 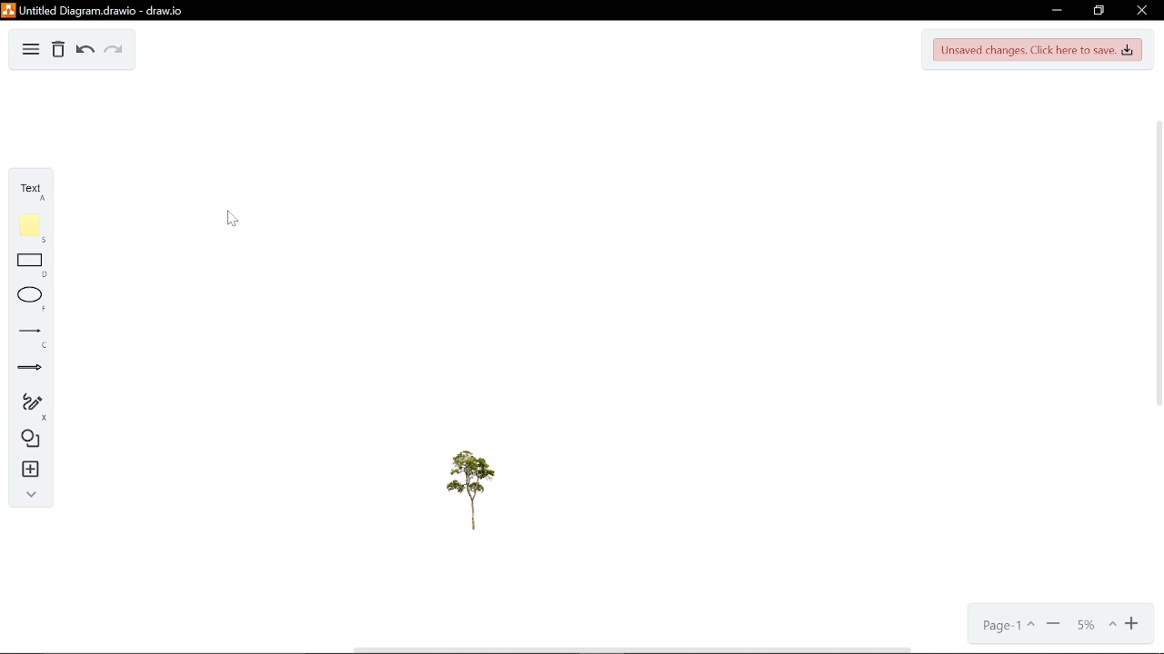 What do you see at coordinates (26, 298) in the screenshot?
I see `Ellipse` at bounding box center [26, 298].